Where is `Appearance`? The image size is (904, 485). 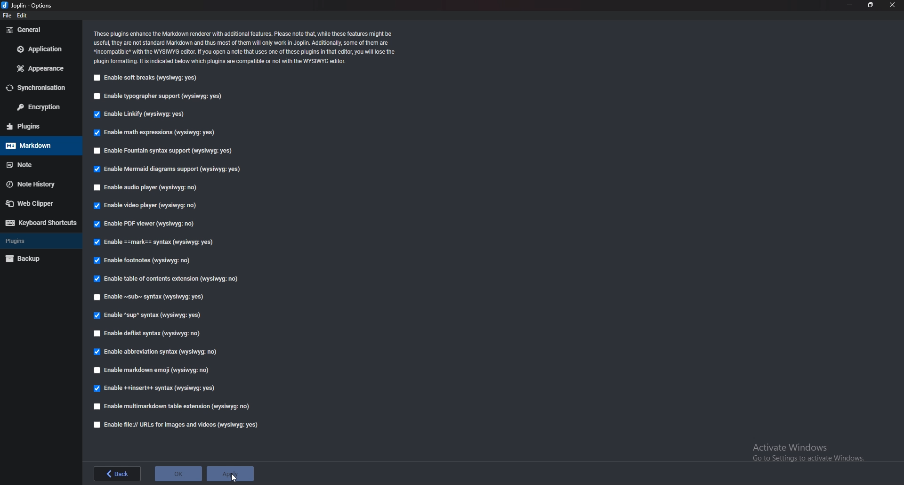
Appearance is located at coordinates (41, 69).